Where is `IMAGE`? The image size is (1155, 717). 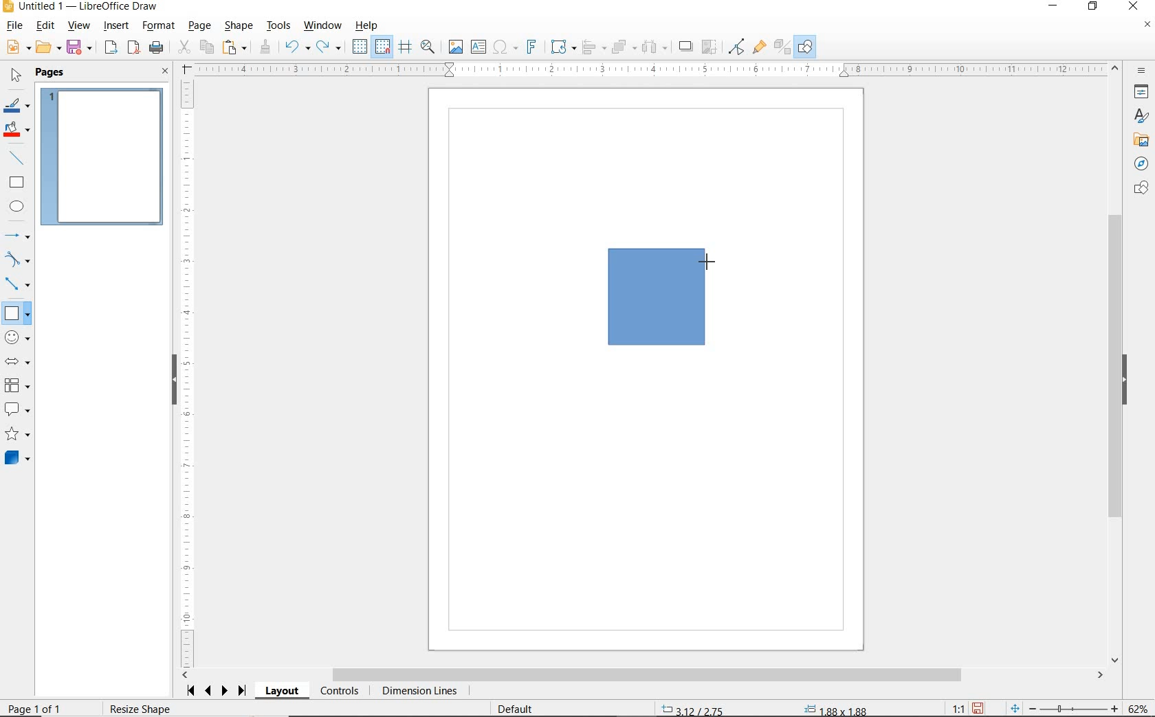
IMAGE is located at coordinates (455, 46).